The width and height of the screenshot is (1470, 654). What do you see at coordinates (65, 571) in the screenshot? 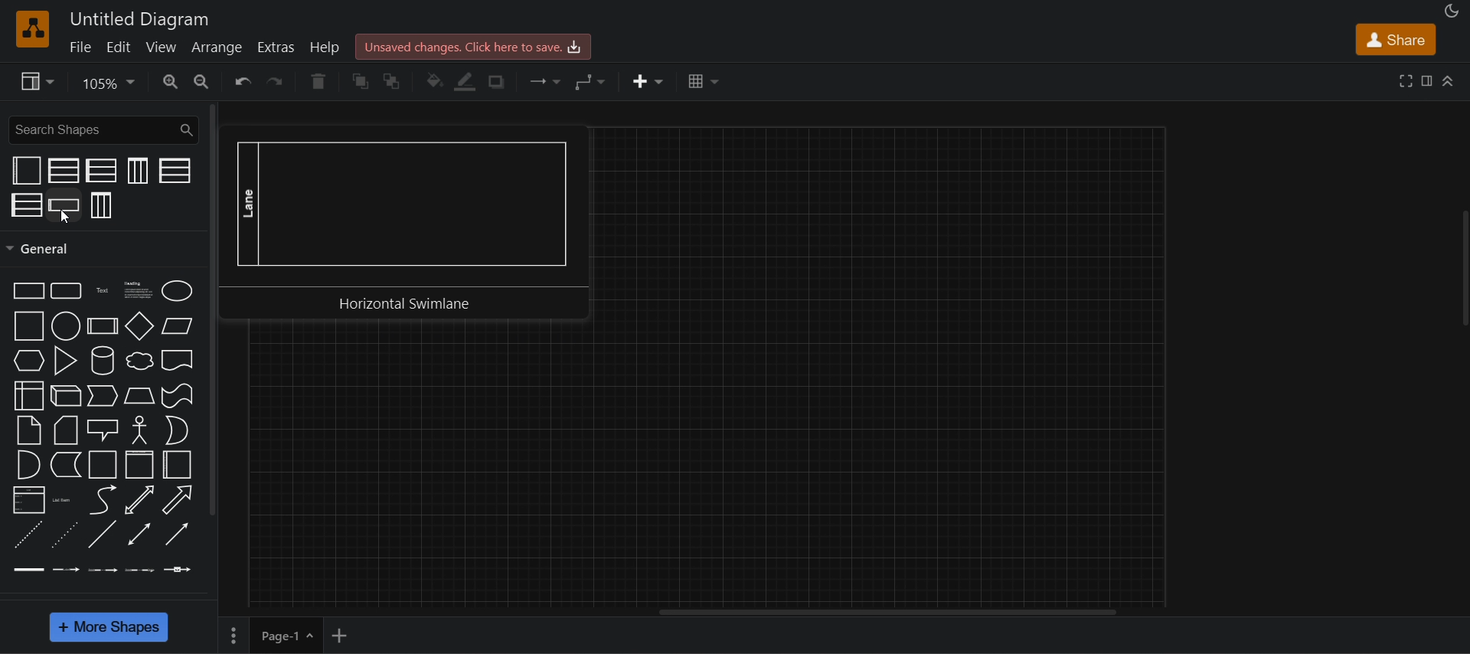
I see `connector with label` at bounding box center [65, 571].